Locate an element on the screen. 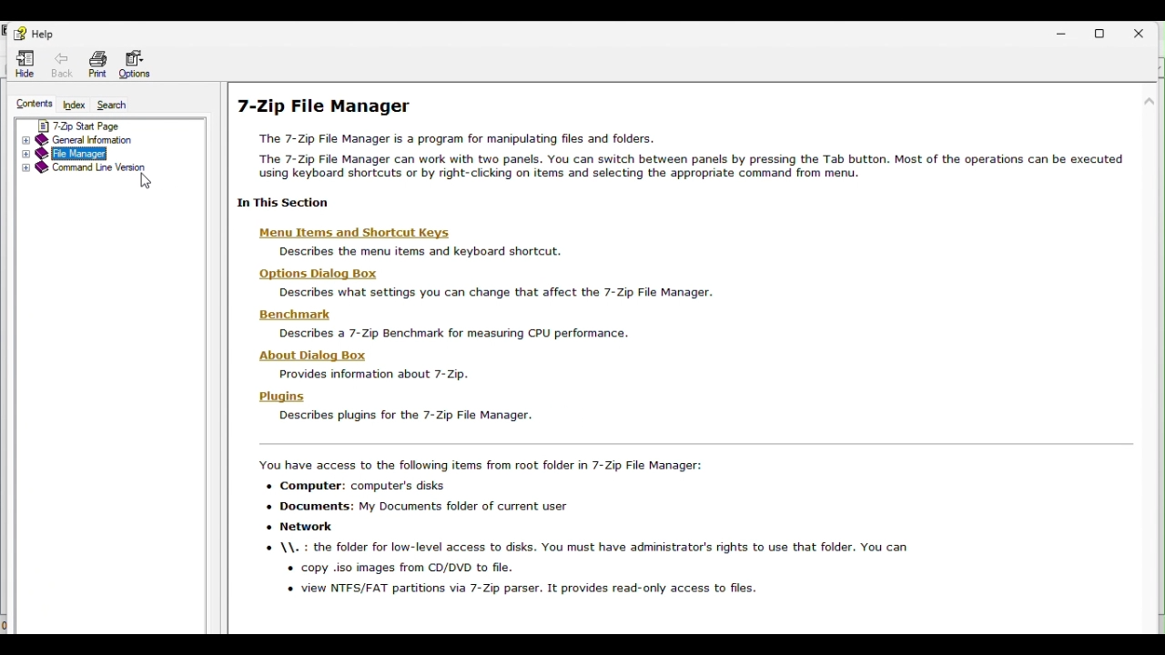  help is located at coordinates (33, 34).